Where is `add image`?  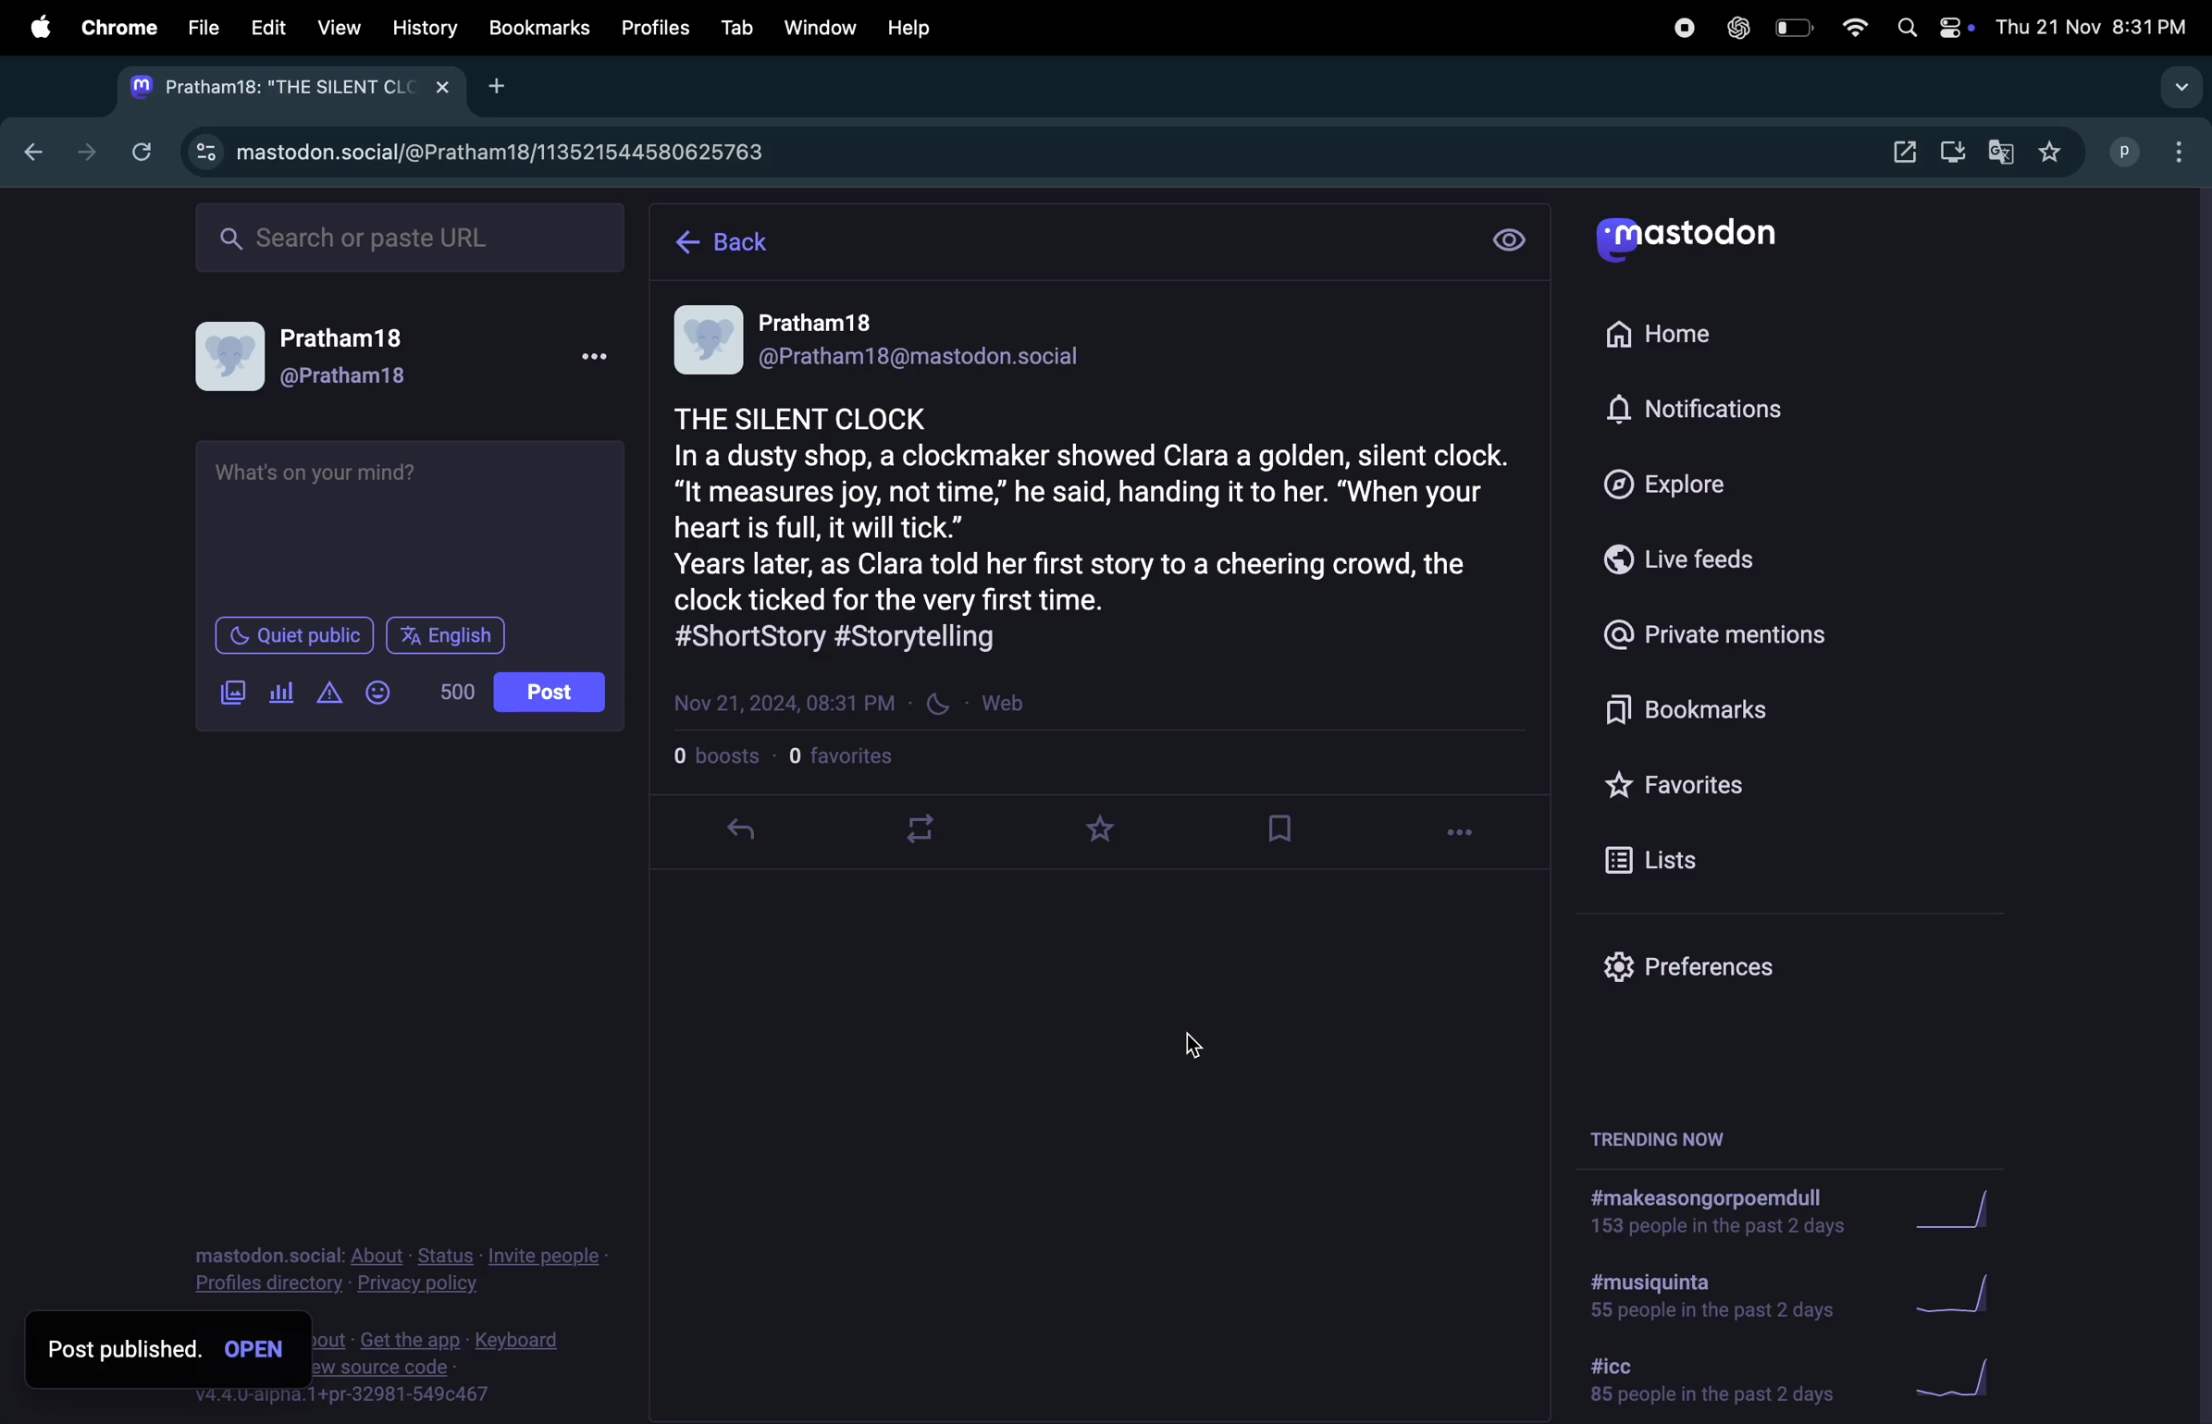 add image is located at coordinates (236, 694).